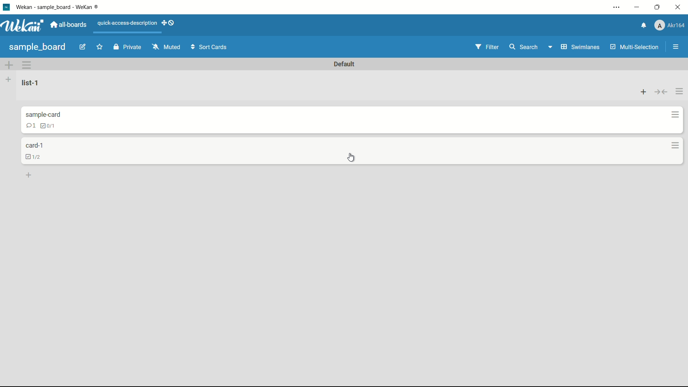 The image size is (688, 387). What do you see at coordinates (68, 25) in the screenshot?
I see `all boards` at bounding box center [68, 25].